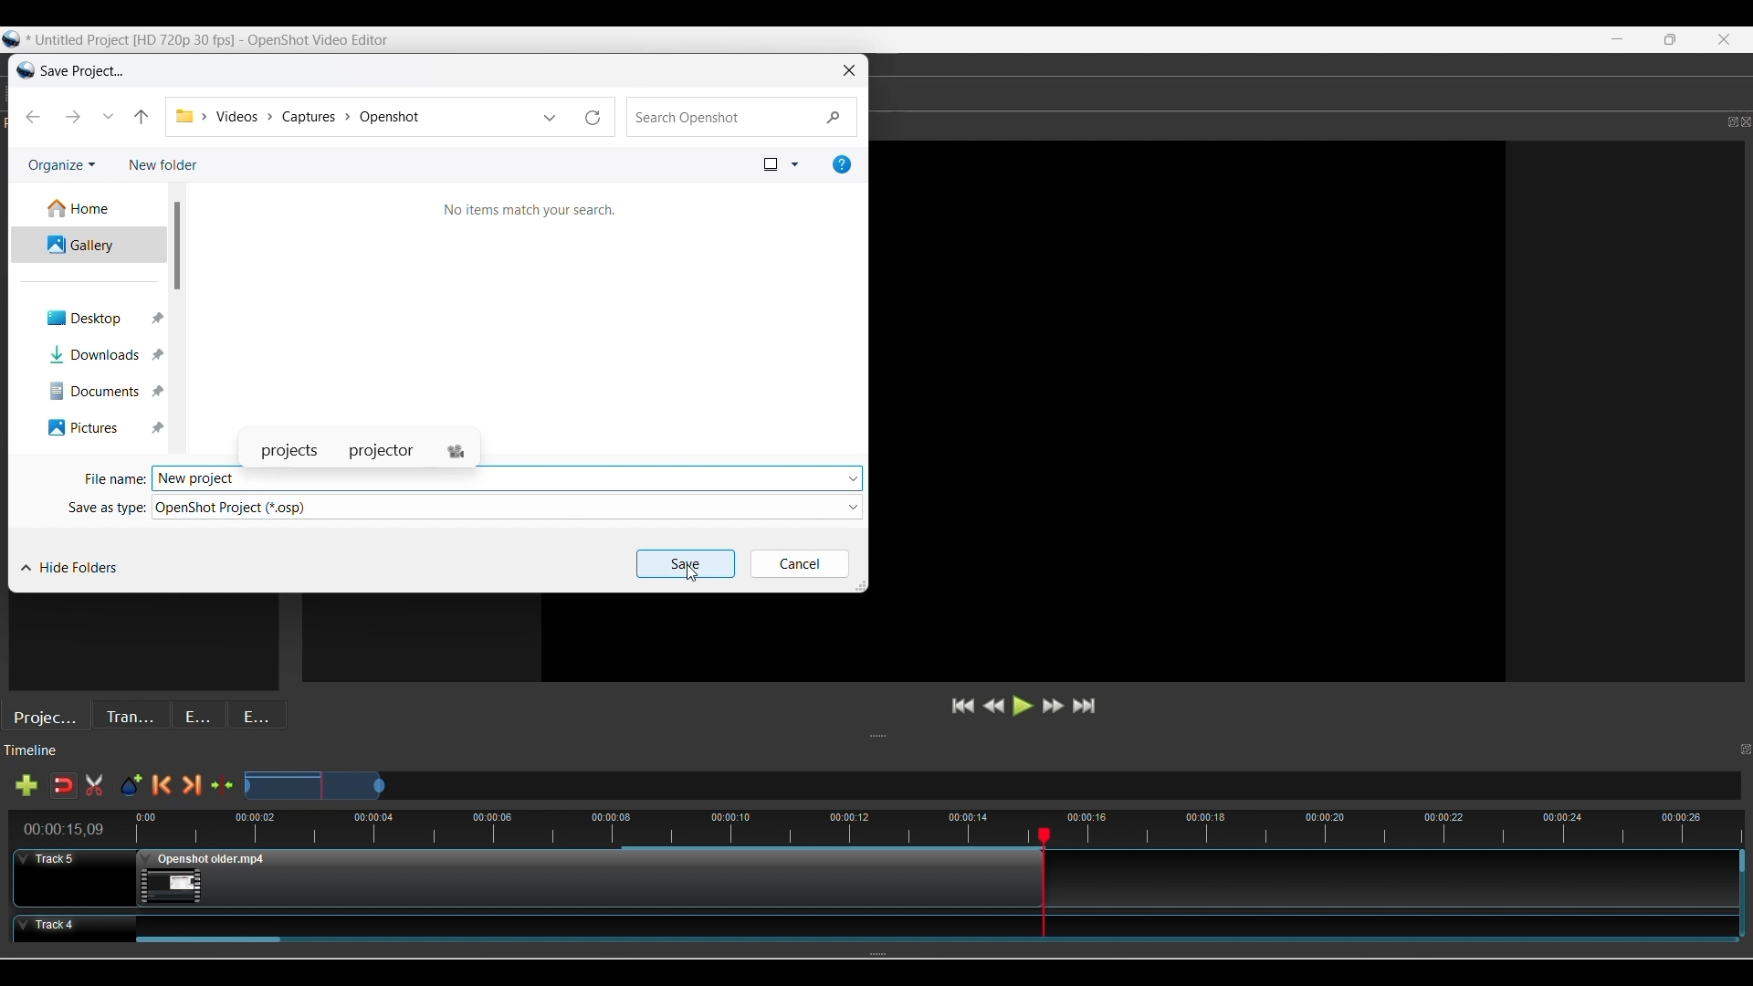  What do you see at coordinates (1616, 40) in the screenshot?
I see `minimize` at bounding box center [1616, 40].